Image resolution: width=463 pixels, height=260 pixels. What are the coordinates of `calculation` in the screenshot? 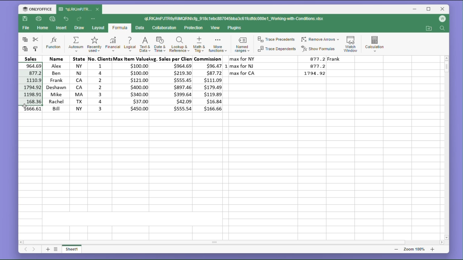 It's located at (377, 43).